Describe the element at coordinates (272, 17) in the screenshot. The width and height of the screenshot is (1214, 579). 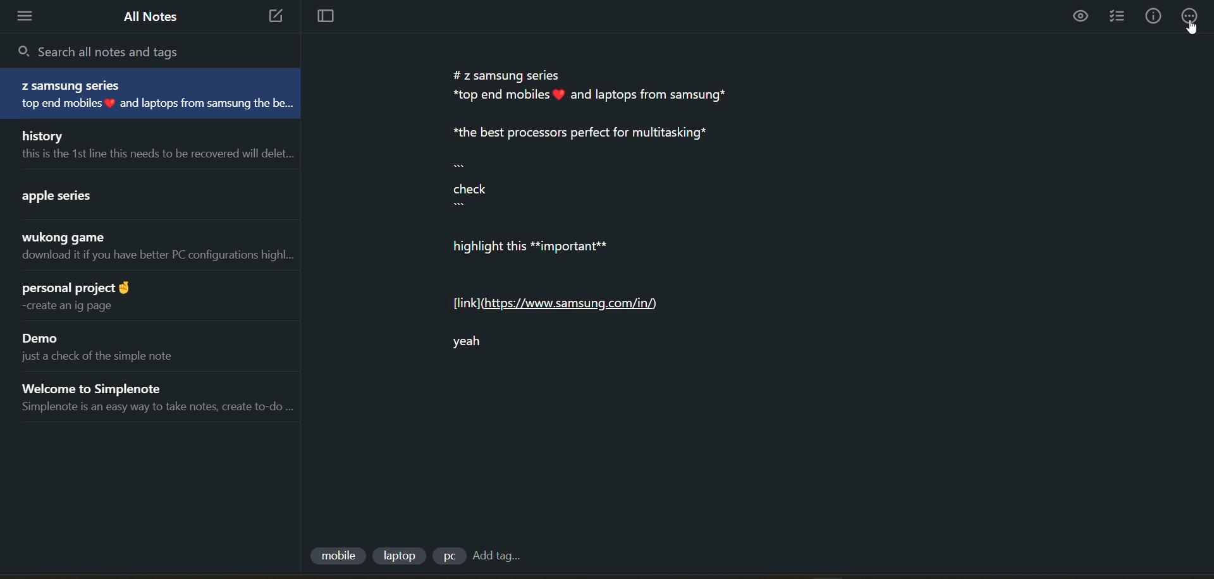
I see `new note` at that location.